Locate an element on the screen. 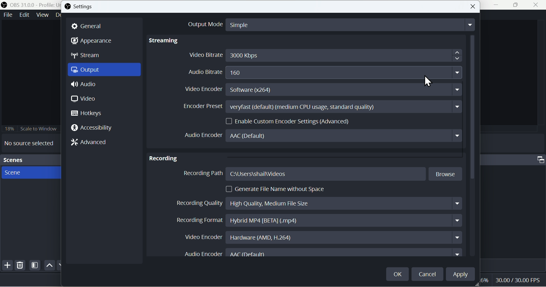  Recording is located at coordinates (164, 157).